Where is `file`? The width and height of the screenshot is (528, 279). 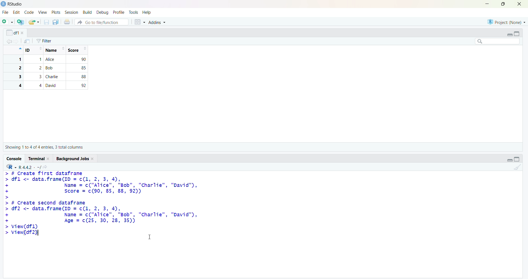
file is located at coordinates (6, 12).